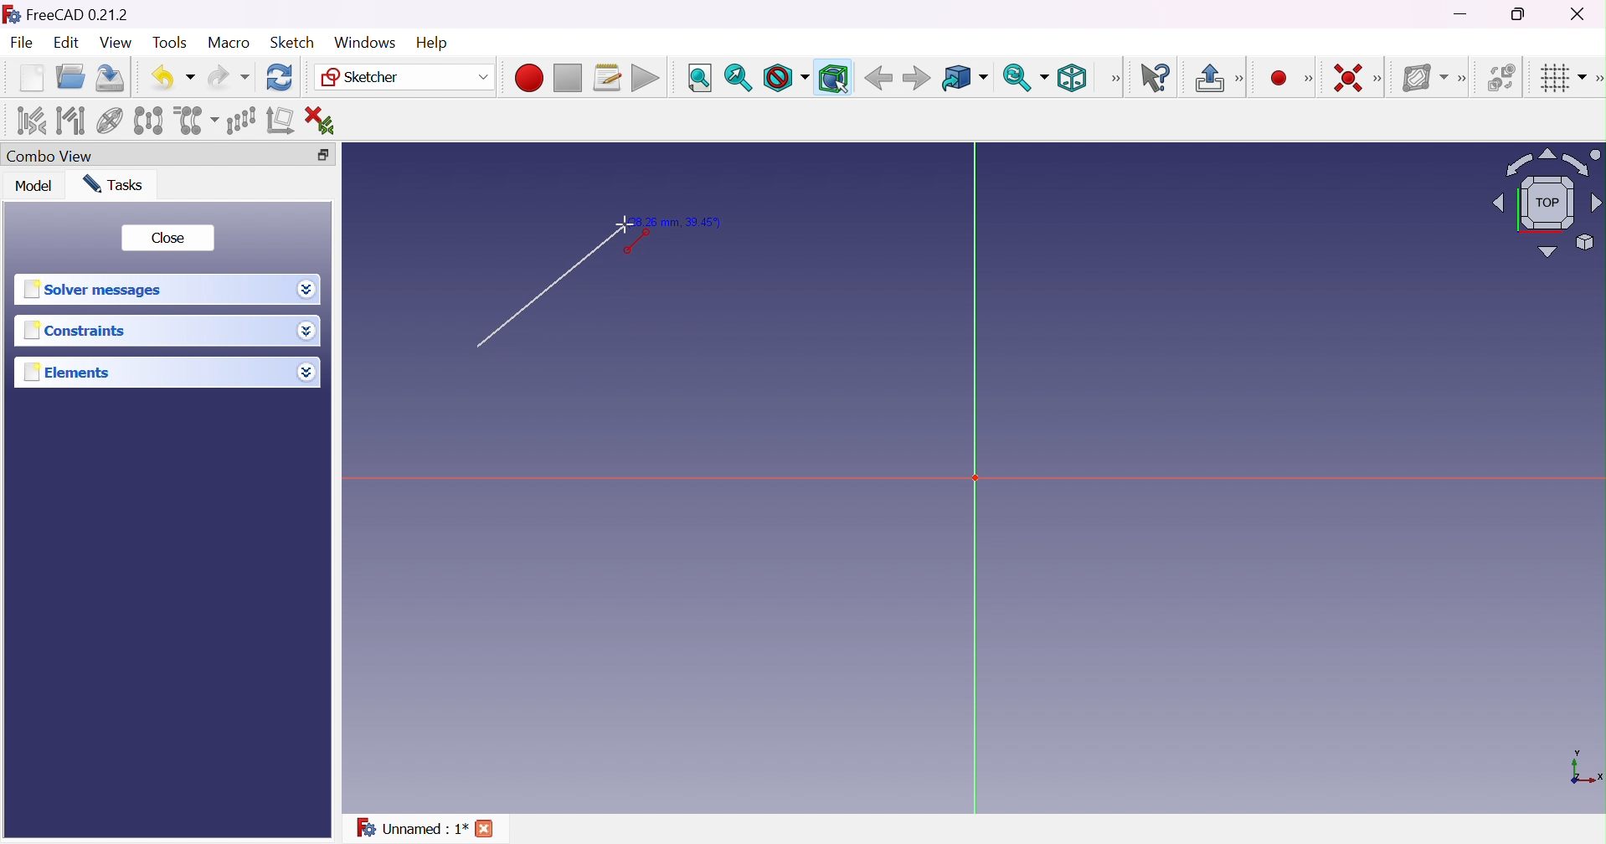 The height and width of the screenshot is (844, 1606). What do you see at coordinates (30, 121) in the screenshot?
I see `Select associated constraints` at bounding box center [30, 121].